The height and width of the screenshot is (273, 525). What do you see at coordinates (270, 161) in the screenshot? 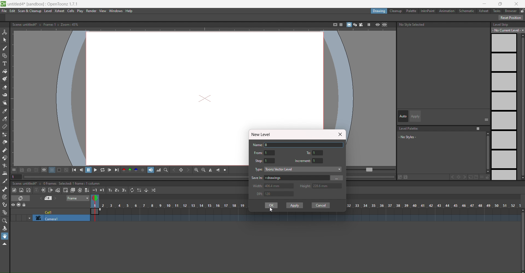
I see `1` at bounding box center [270, 161].